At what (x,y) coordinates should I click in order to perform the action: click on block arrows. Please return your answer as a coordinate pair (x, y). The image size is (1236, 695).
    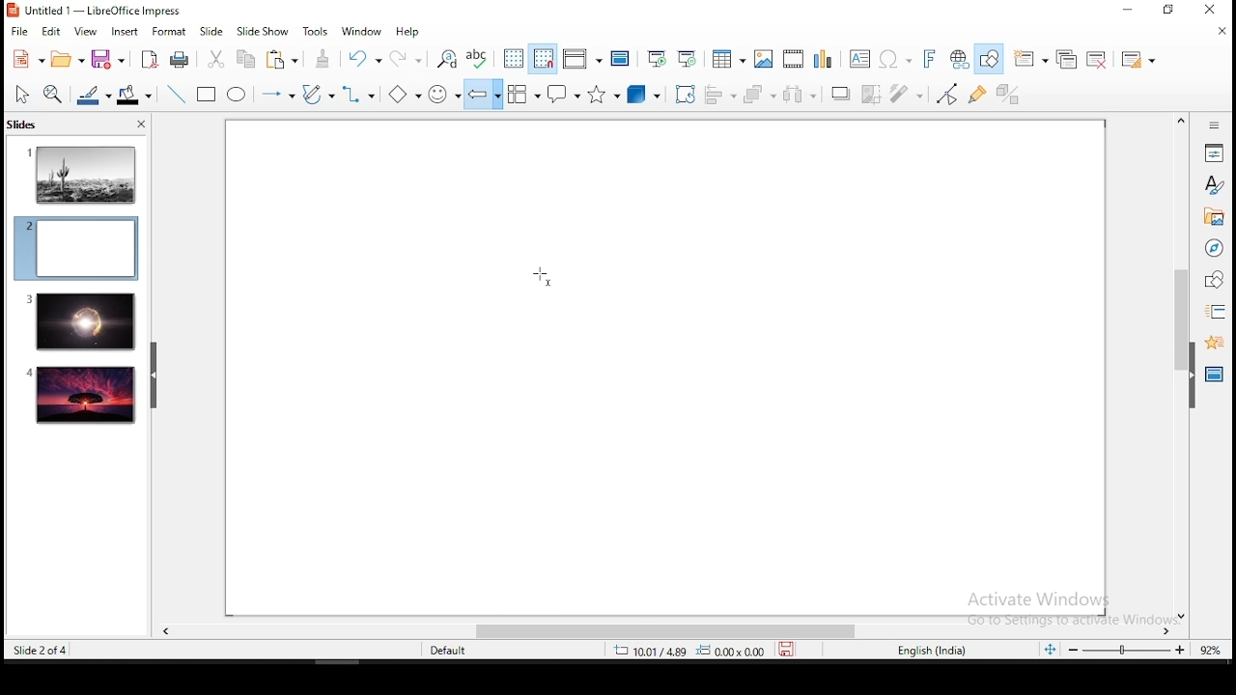
    Looking at the image, I should click on (484, 95).